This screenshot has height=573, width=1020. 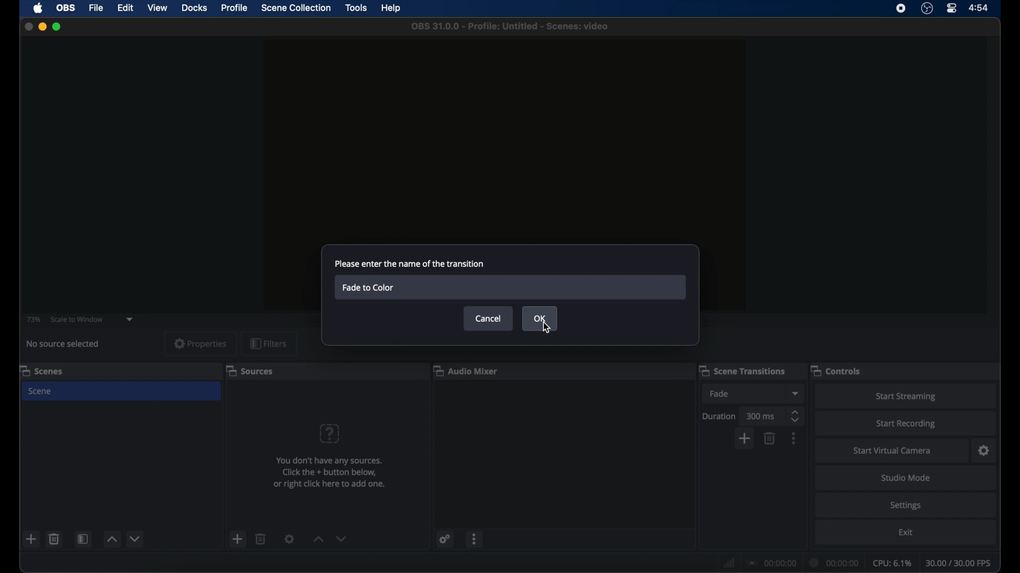 What do you see at coordinates (959, 563) in the screenshot?
I see `fps` at bounding box center [959, 563].